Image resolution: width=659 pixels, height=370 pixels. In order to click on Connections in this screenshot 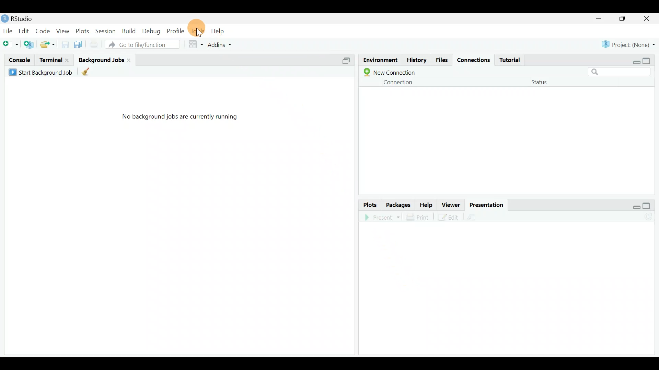, I will do `click(474, 60)`.